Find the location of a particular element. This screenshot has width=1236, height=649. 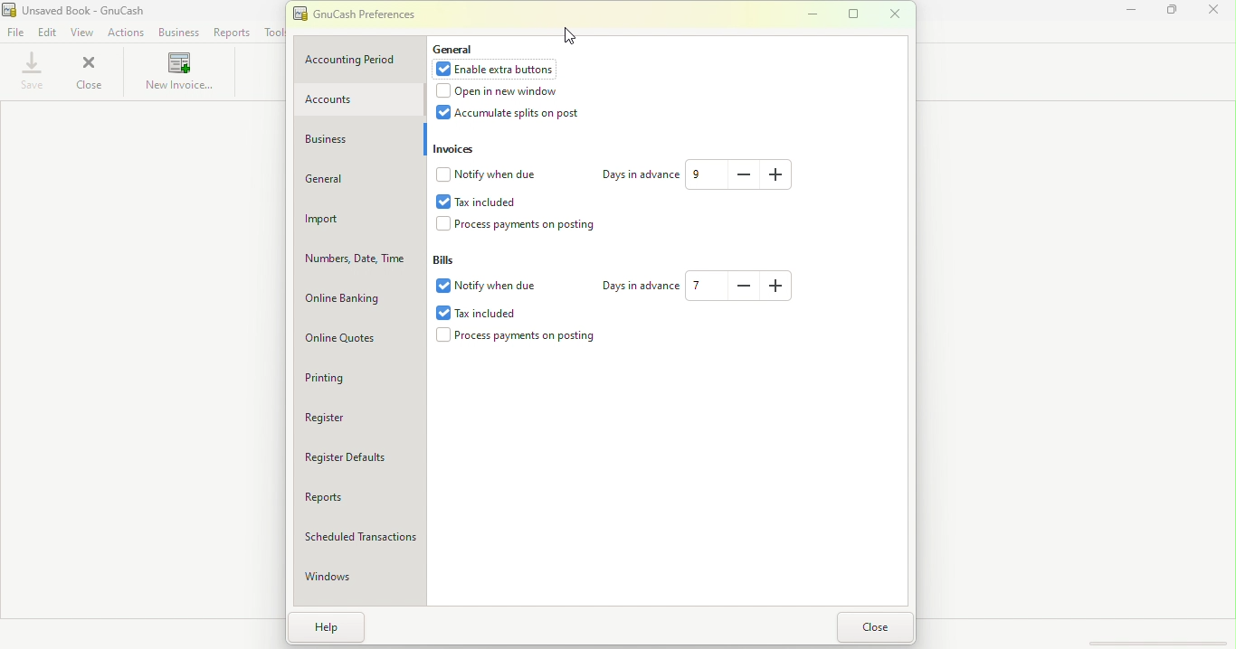

General is located at coordinates (359, 181).